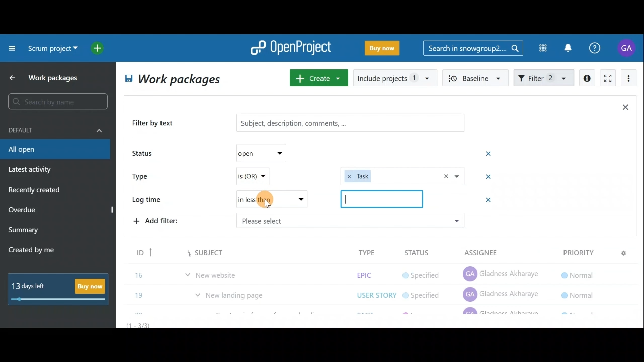 The height and width of the screenshot is (362, 644). Describe the element at coordinates (363, 252) in the screenshot. I see `epic` at that location.